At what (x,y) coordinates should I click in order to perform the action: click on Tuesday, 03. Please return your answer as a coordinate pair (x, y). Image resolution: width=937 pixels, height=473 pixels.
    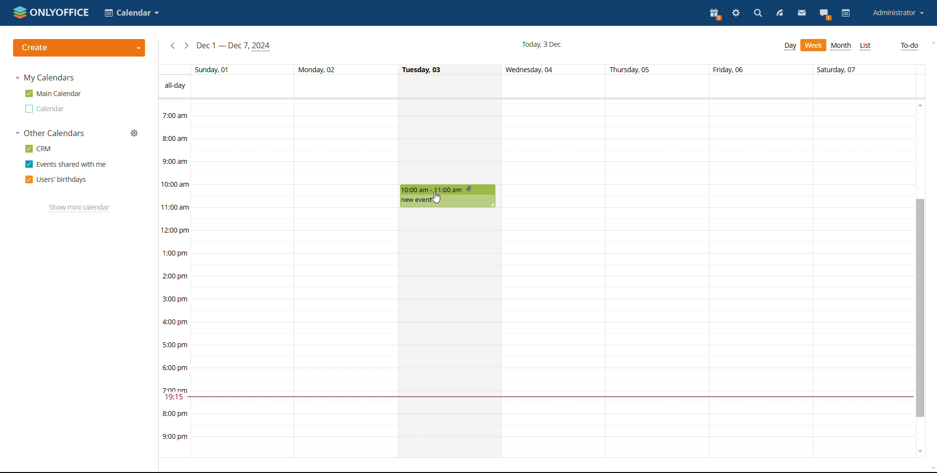
    Looking at the image, I should click on (423, 69).